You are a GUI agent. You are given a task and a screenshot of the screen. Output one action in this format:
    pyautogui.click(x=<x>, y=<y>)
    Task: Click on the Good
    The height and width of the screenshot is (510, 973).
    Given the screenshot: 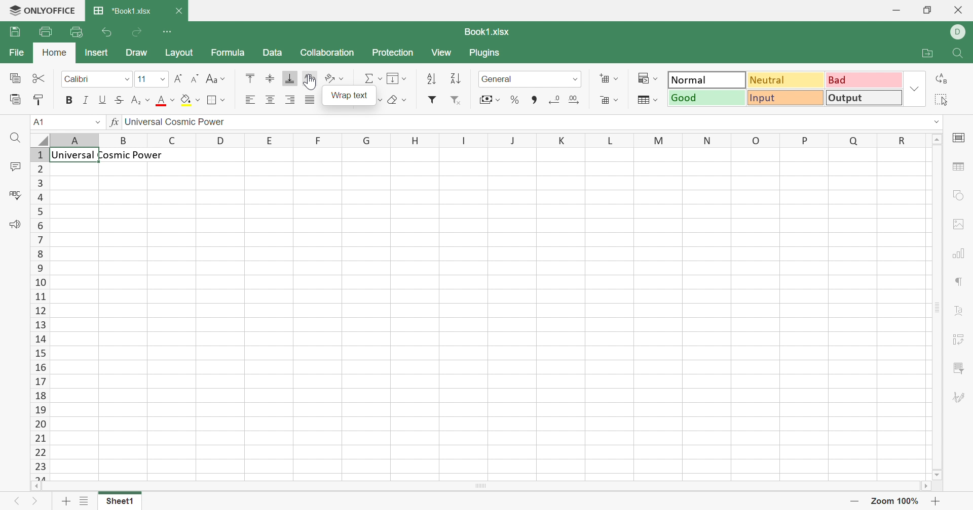 What is the action you would take?
    pyautogui.click(x=707, y=98)
    